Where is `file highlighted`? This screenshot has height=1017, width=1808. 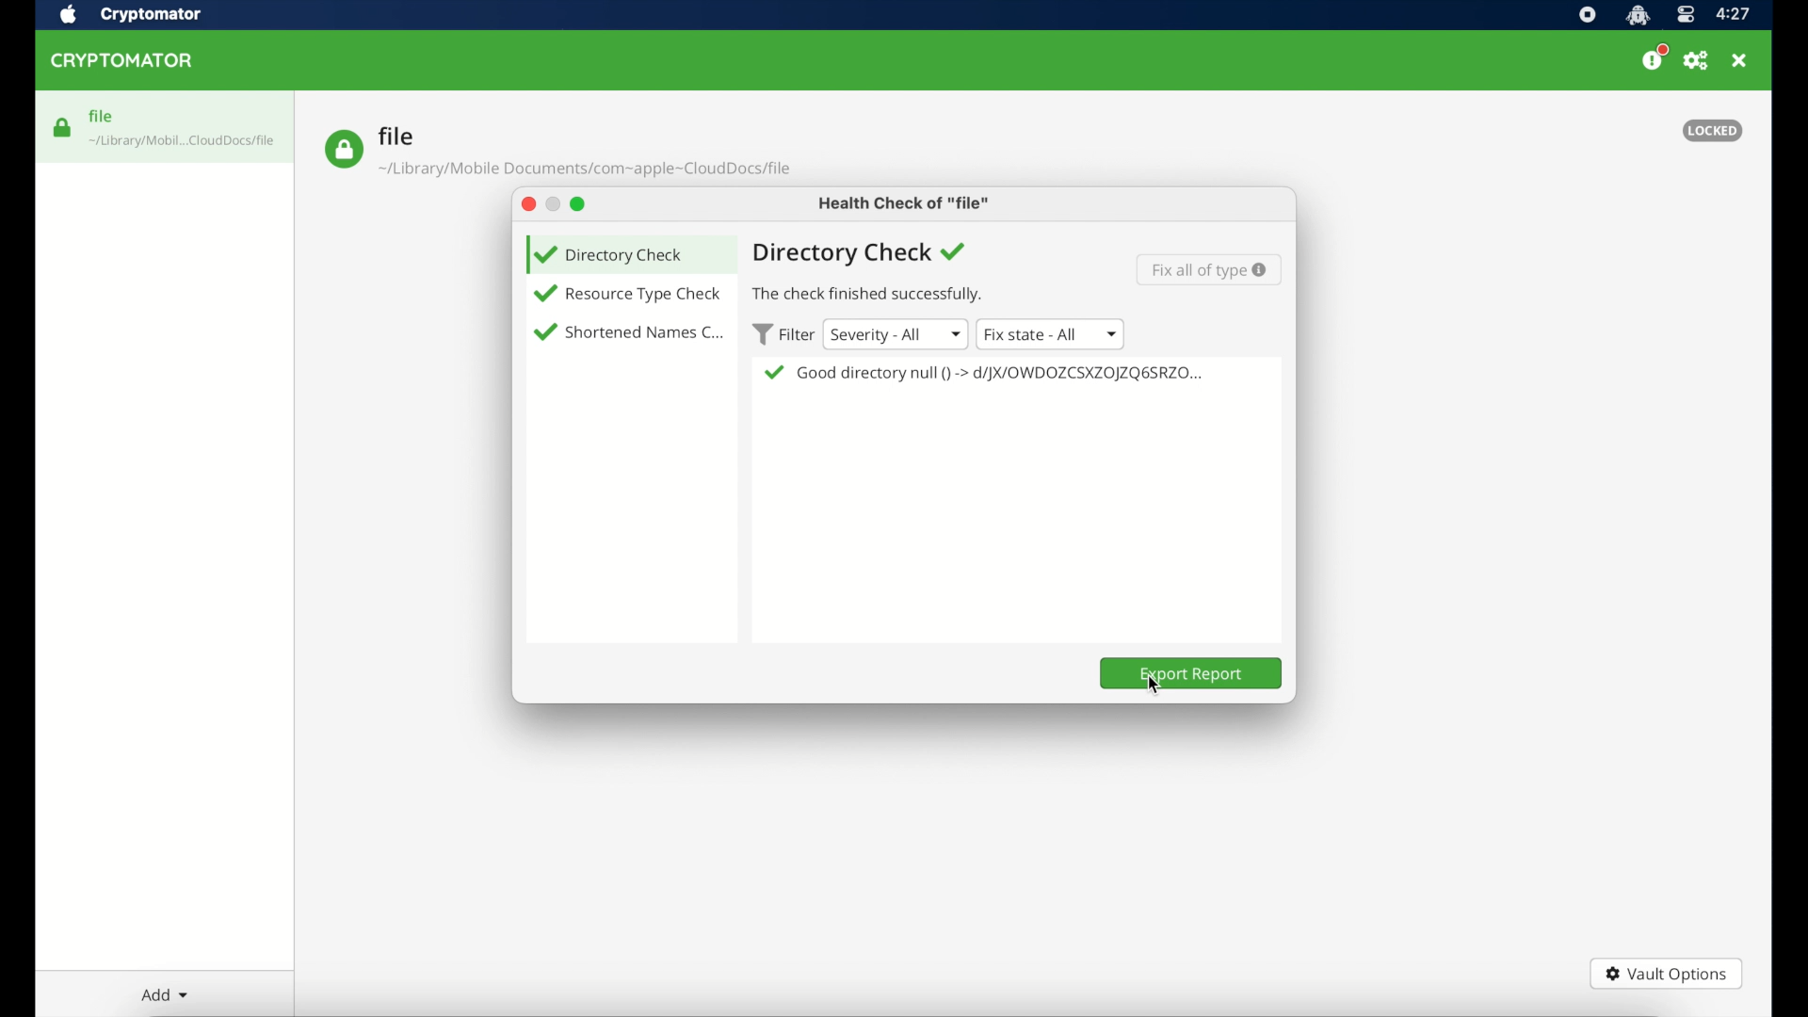
file highlighted is located at coordinates (165, 126).